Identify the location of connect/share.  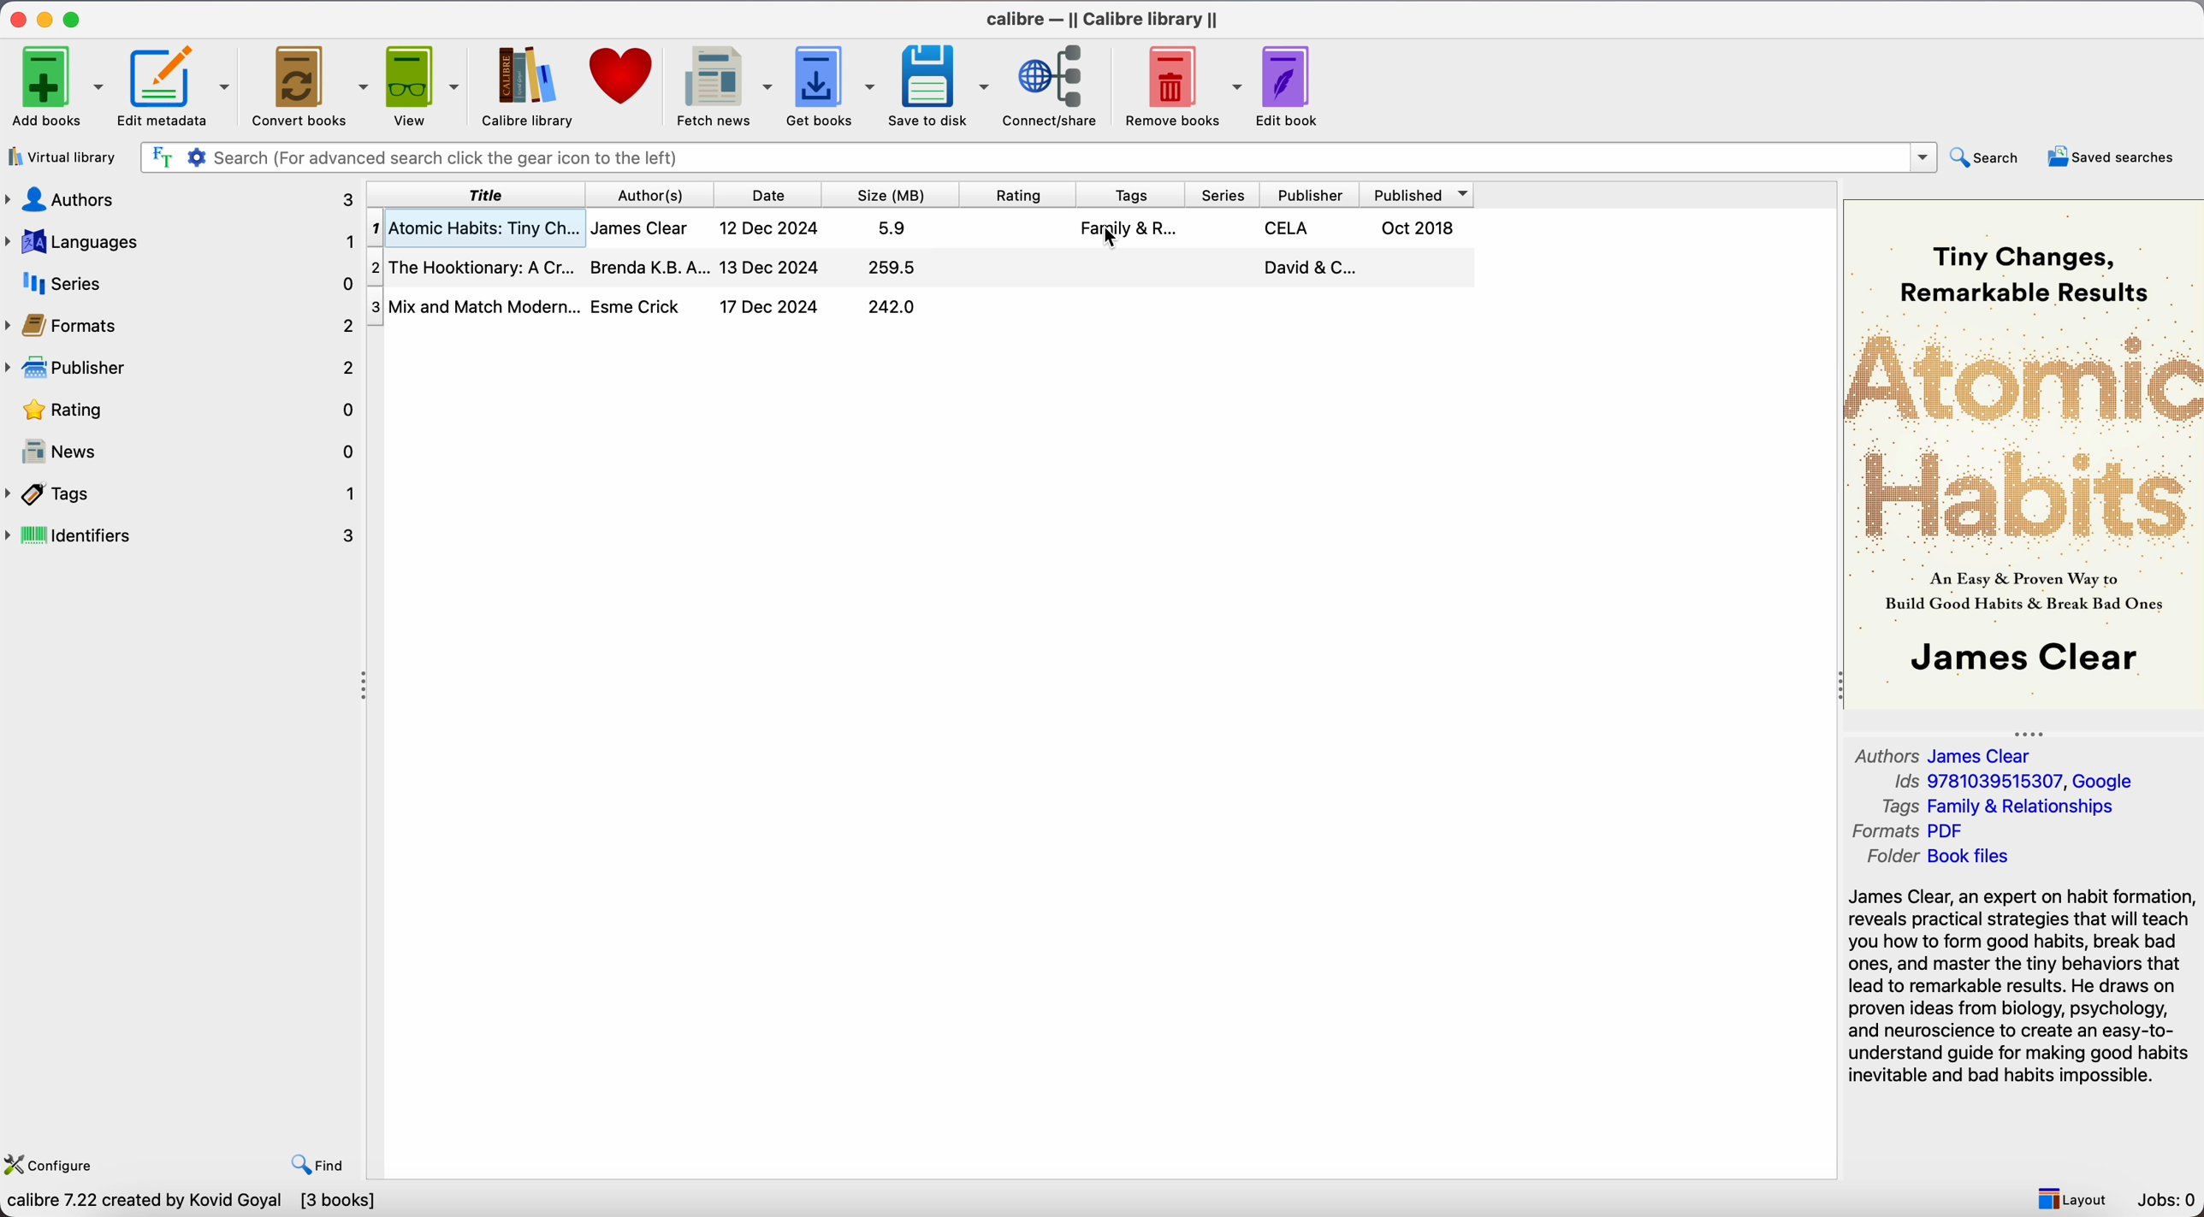
(1051, 85).